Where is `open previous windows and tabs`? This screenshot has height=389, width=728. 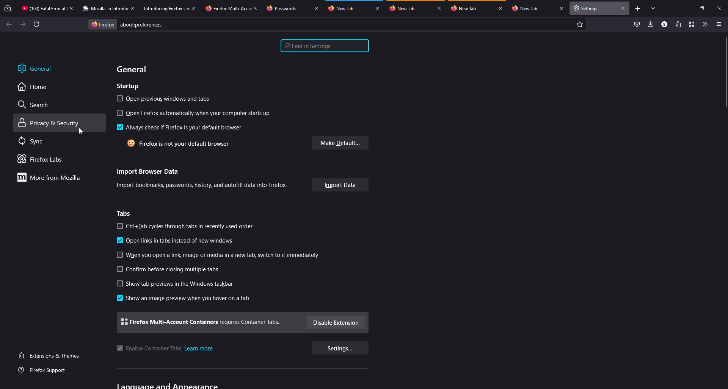 open previous windows and tabs is located at coordinates (171, 99).